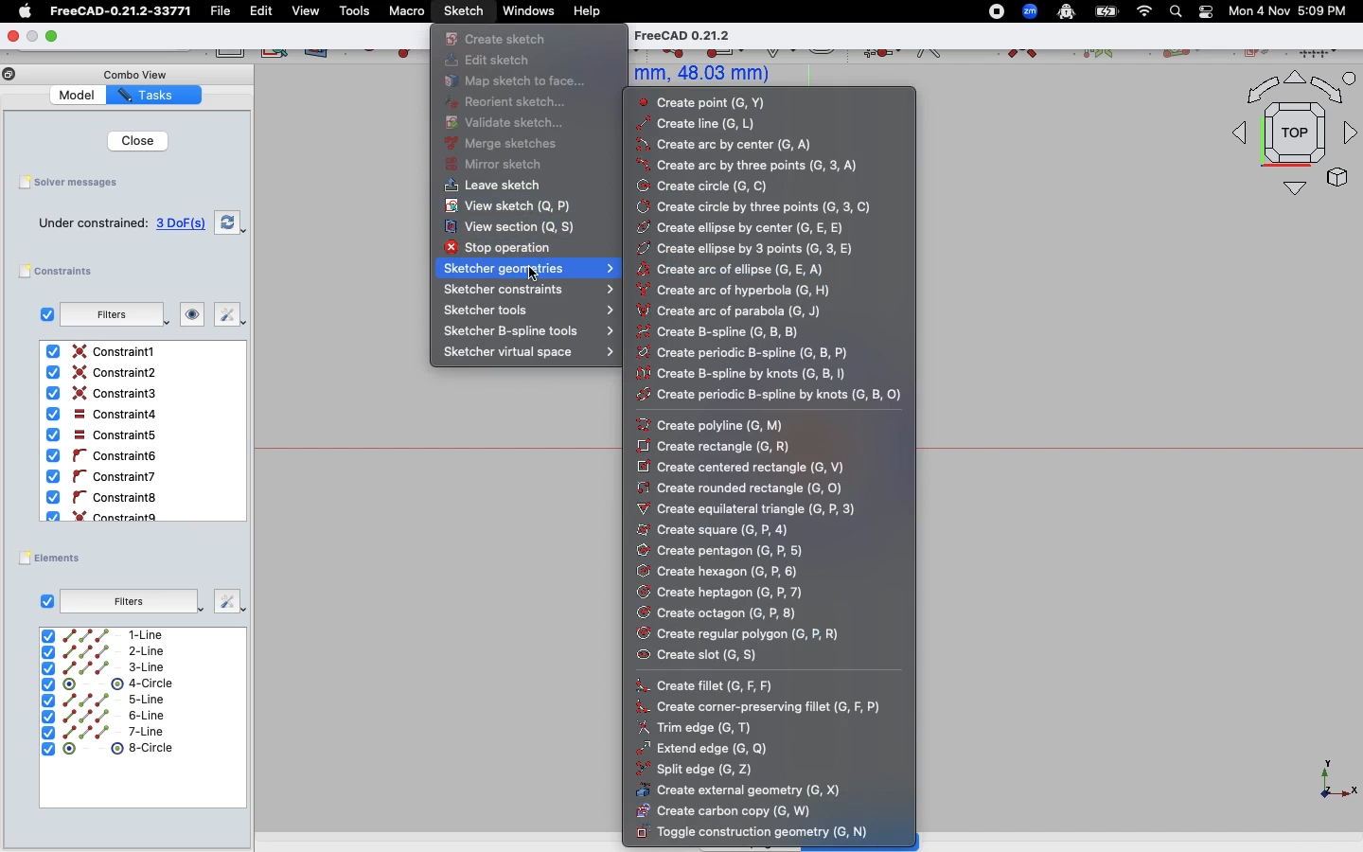 The image size is (1363, 852). Describe the element at coordinates (115, 651) in the screenshot. I see `2-Line` at that location.